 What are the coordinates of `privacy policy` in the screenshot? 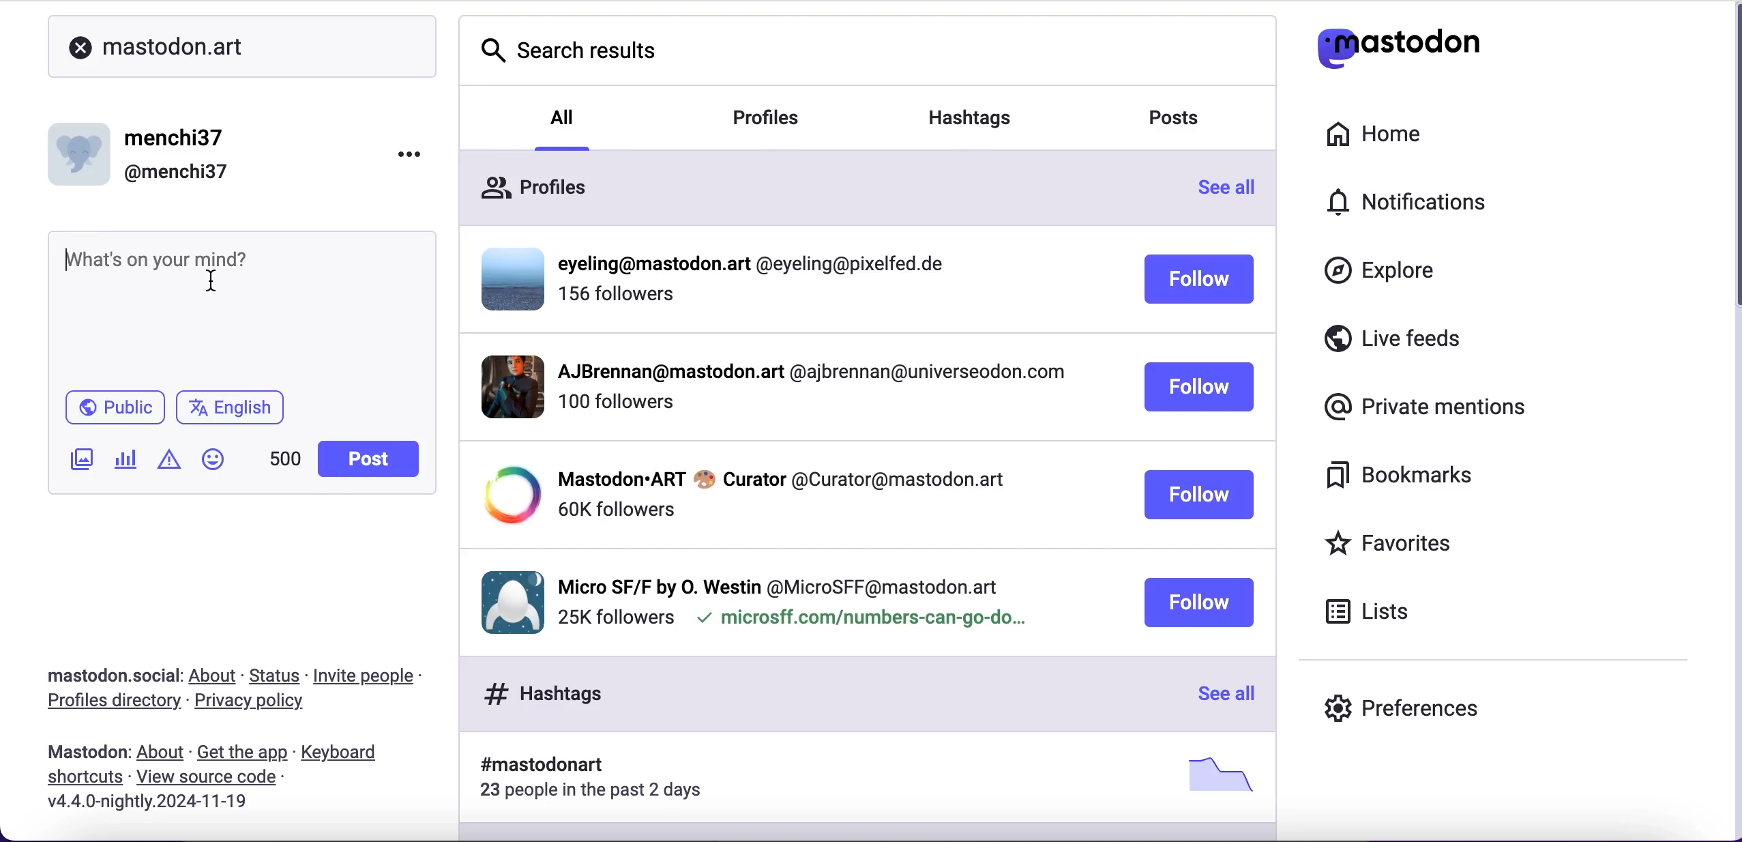 It's located at (259, 705).